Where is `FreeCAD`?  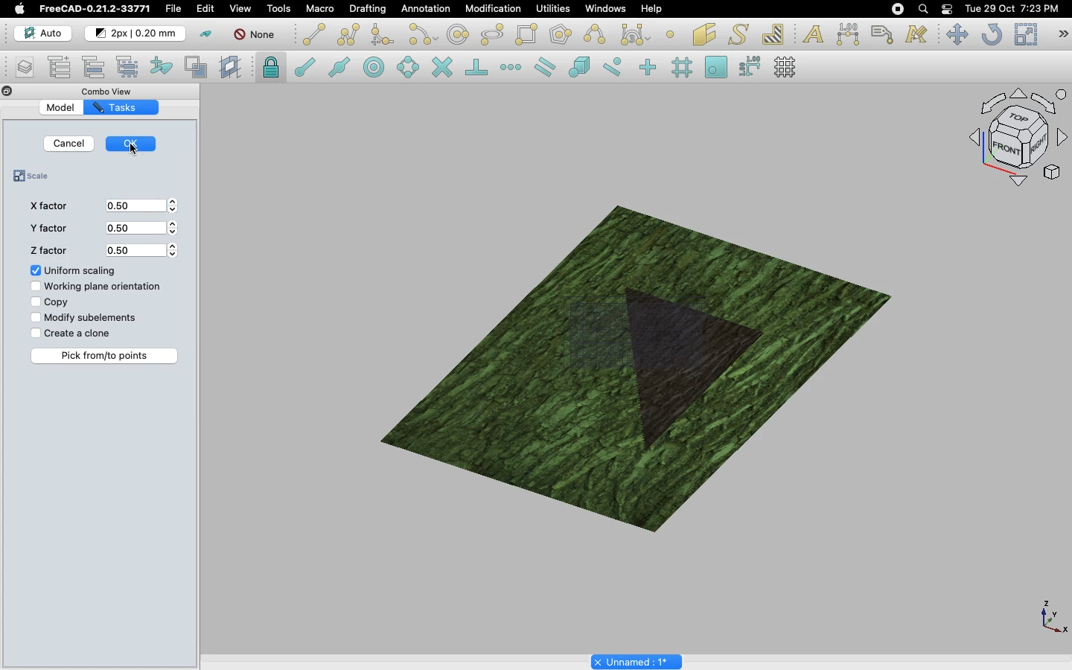 FreeCAD is located at coordinates (94, 9).